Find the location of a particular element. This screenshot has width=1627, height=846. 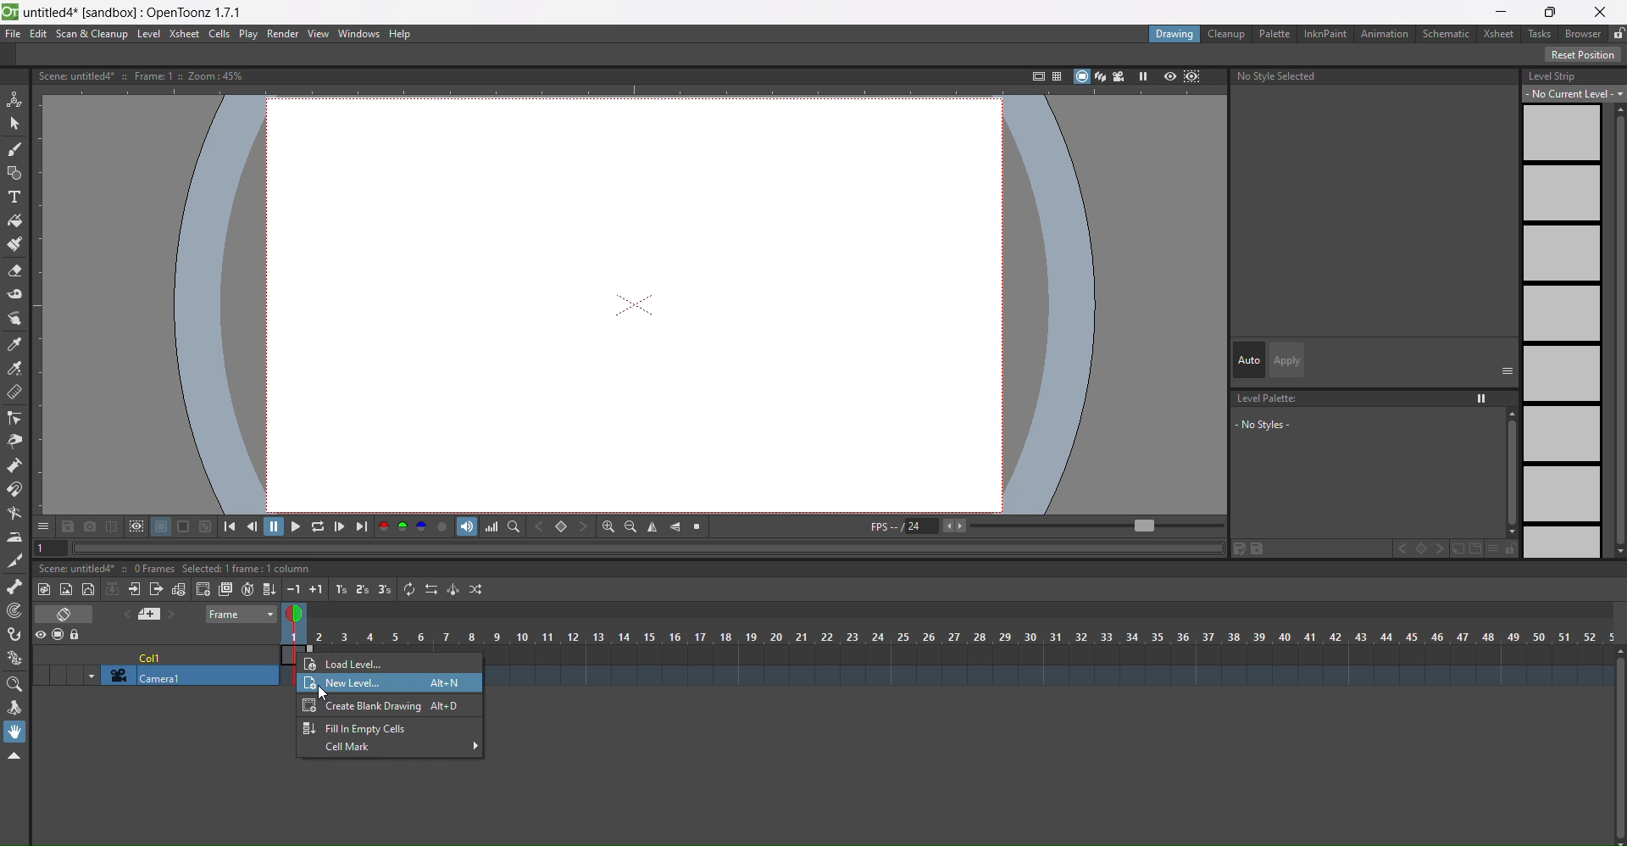

b is located at coordinates (1583, 33).